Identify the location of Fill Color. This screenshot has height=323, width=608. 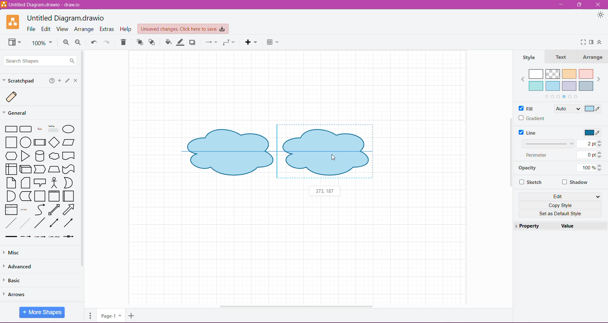
(168, 42).